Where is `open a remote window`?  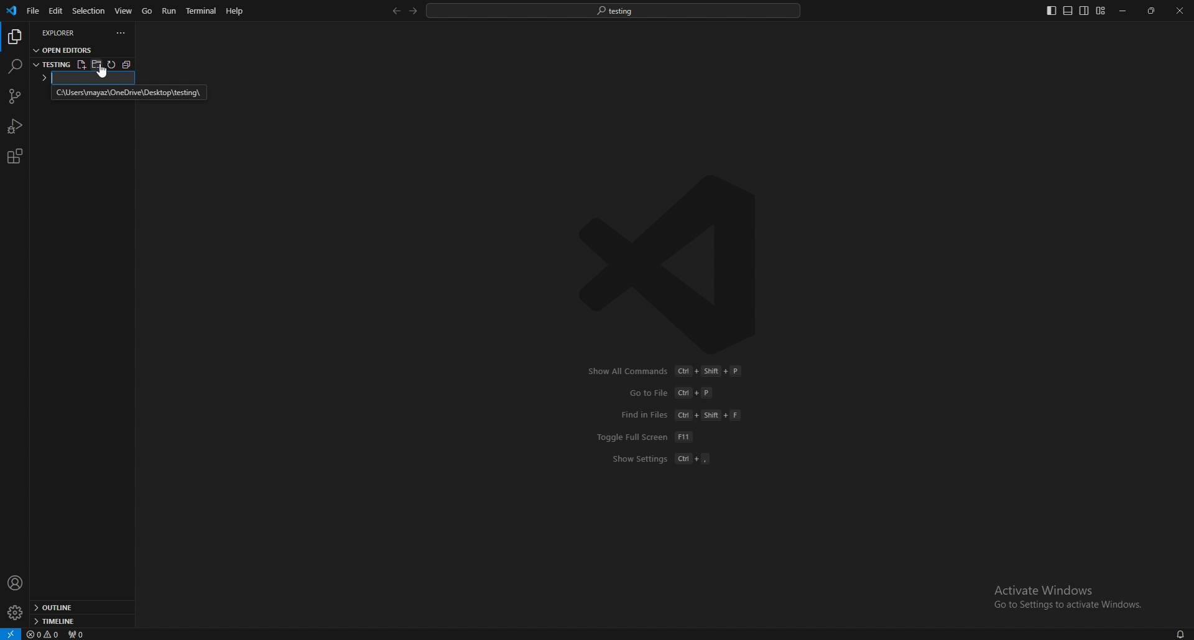 open a remote window is located at coordinates (10, 633).